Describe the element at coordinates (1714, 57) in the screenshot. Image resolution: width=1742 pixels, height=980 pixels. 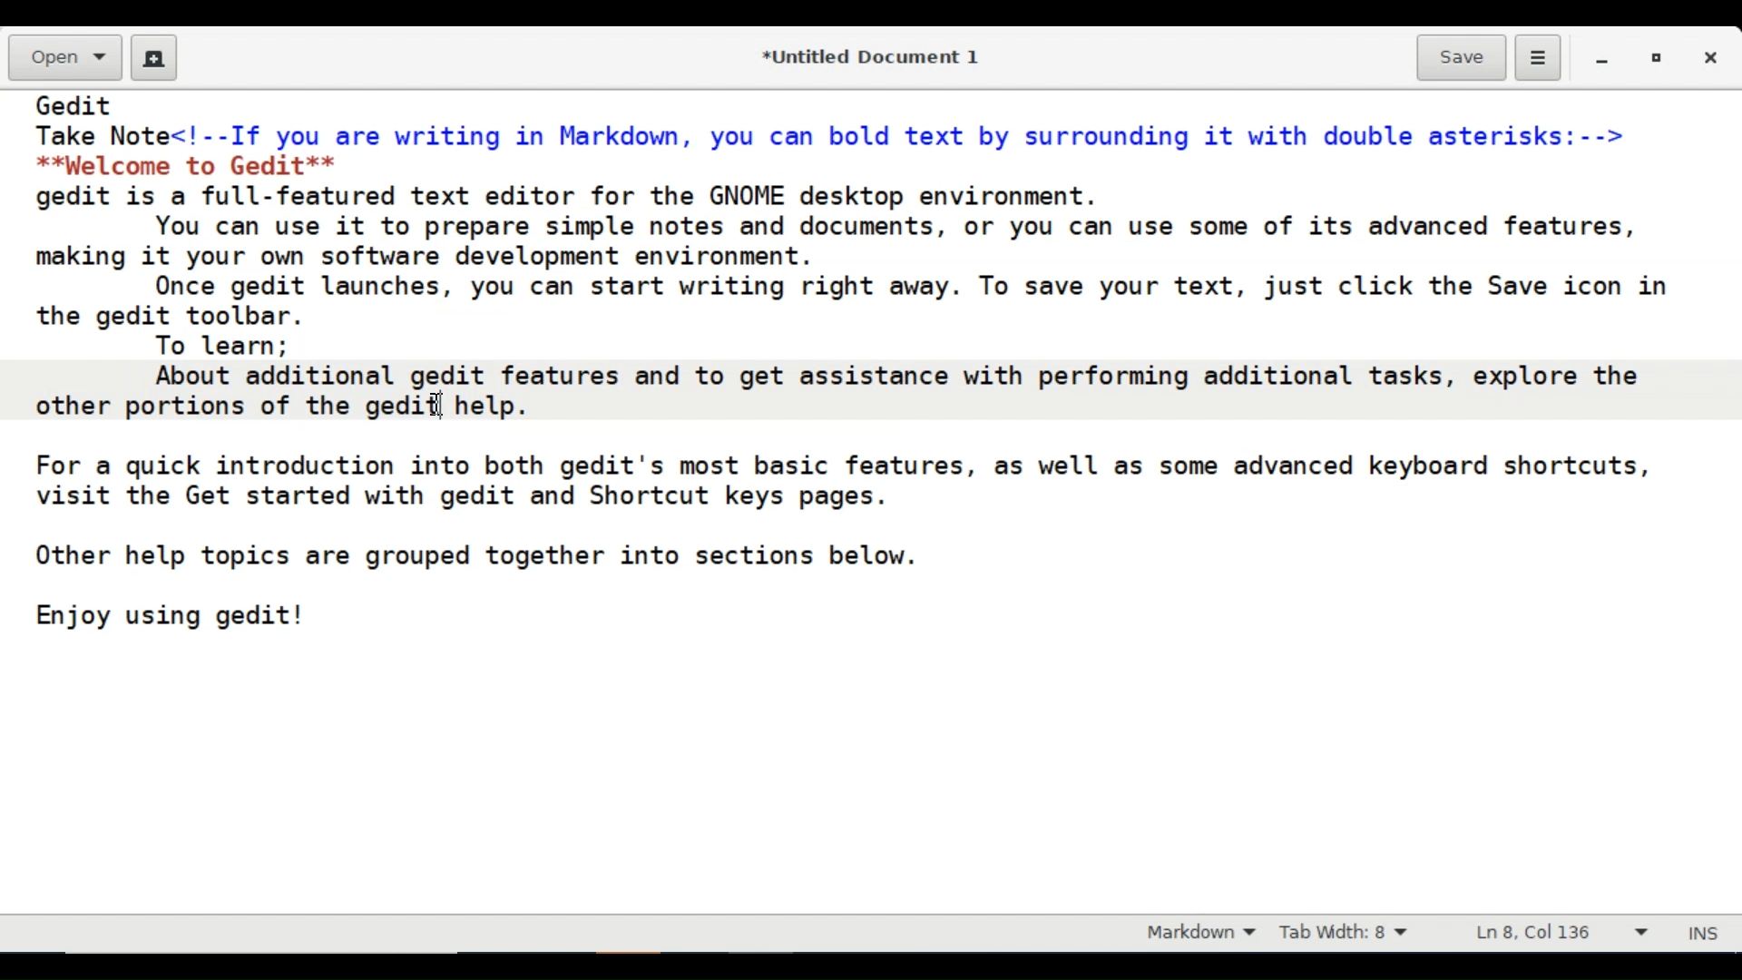
I see `Close` at that location.